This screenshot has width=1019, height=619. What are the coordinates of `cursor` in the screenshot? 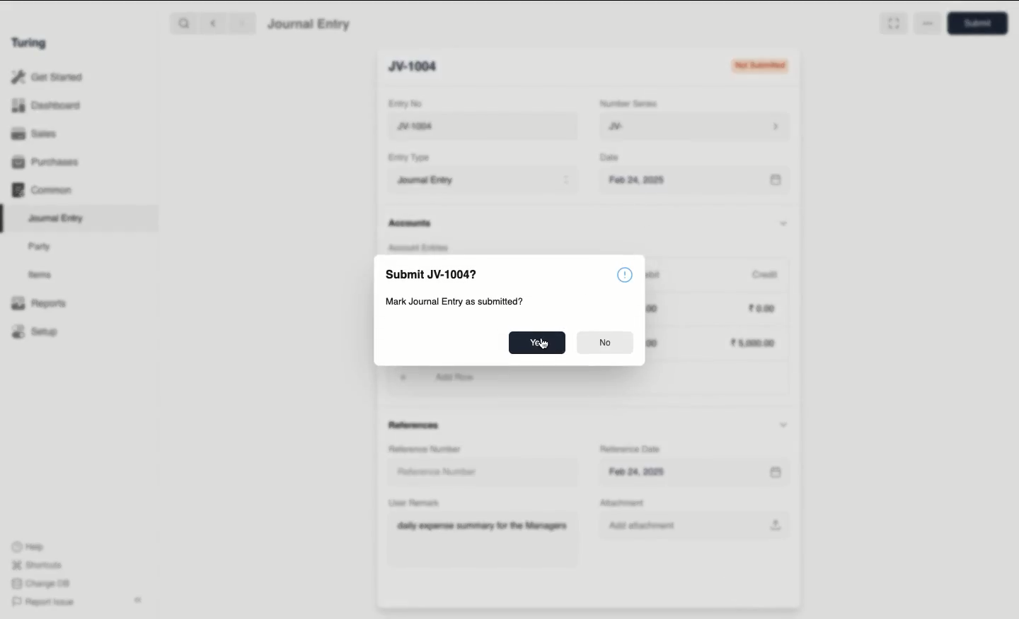 It's located at (546, 346).